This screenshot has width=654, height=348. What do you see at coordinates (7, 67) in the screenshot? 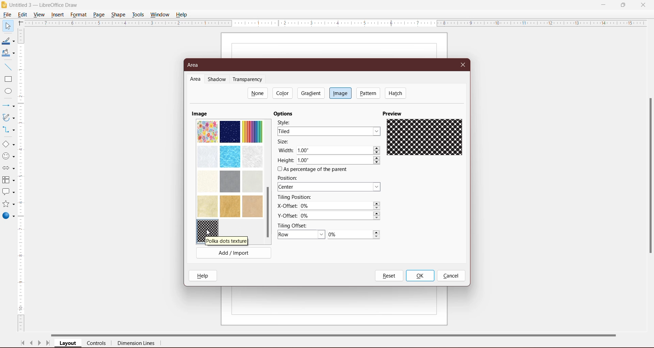
I see `Insert Line` at bounding box center [7, 67].